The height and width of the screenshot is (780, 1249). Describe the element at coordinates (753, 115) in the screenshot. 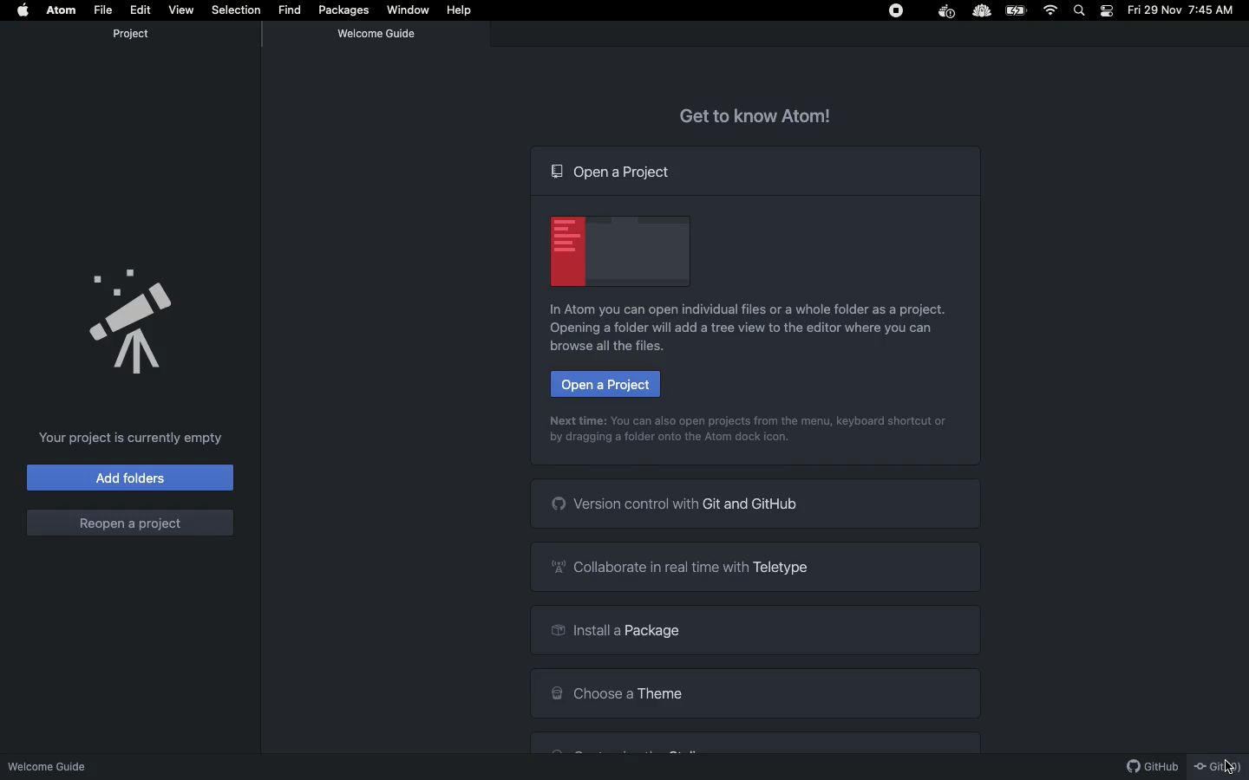

I see `Get to know Atom!` at that location.